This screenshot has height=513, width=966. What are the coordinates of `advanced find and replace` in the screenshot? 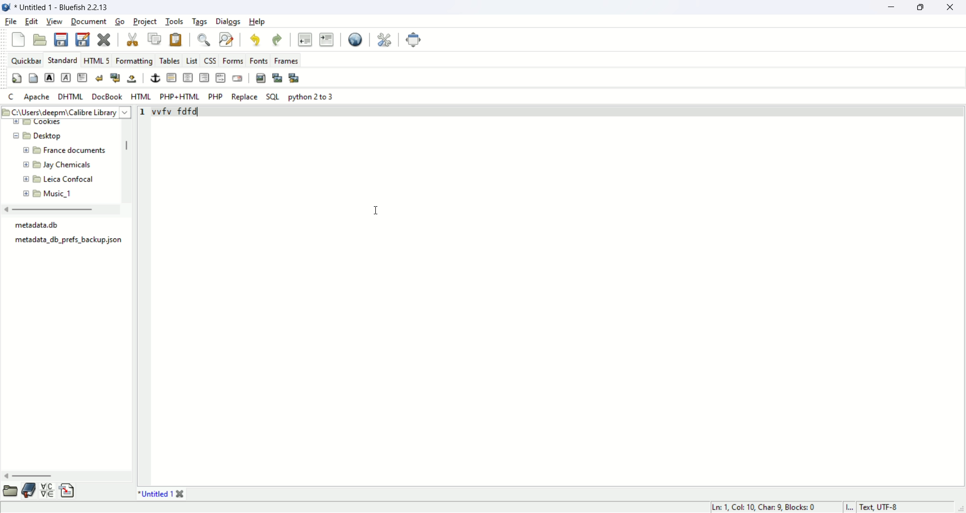 It's located at (226, 39).